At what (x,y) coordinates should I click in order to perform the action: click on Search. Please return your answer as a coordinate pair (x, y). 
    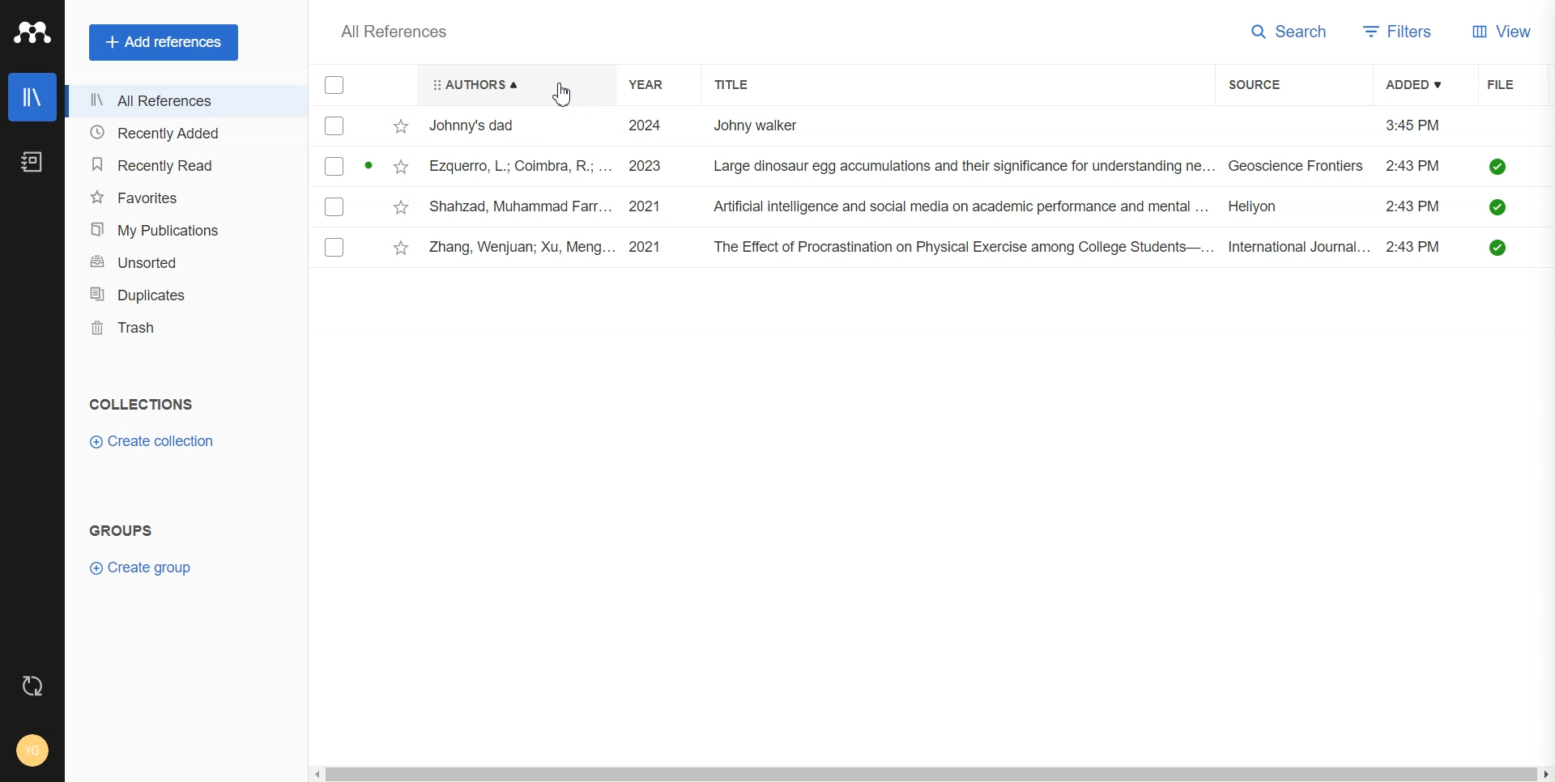
    Looking at the image, I should click on (1289, 32).